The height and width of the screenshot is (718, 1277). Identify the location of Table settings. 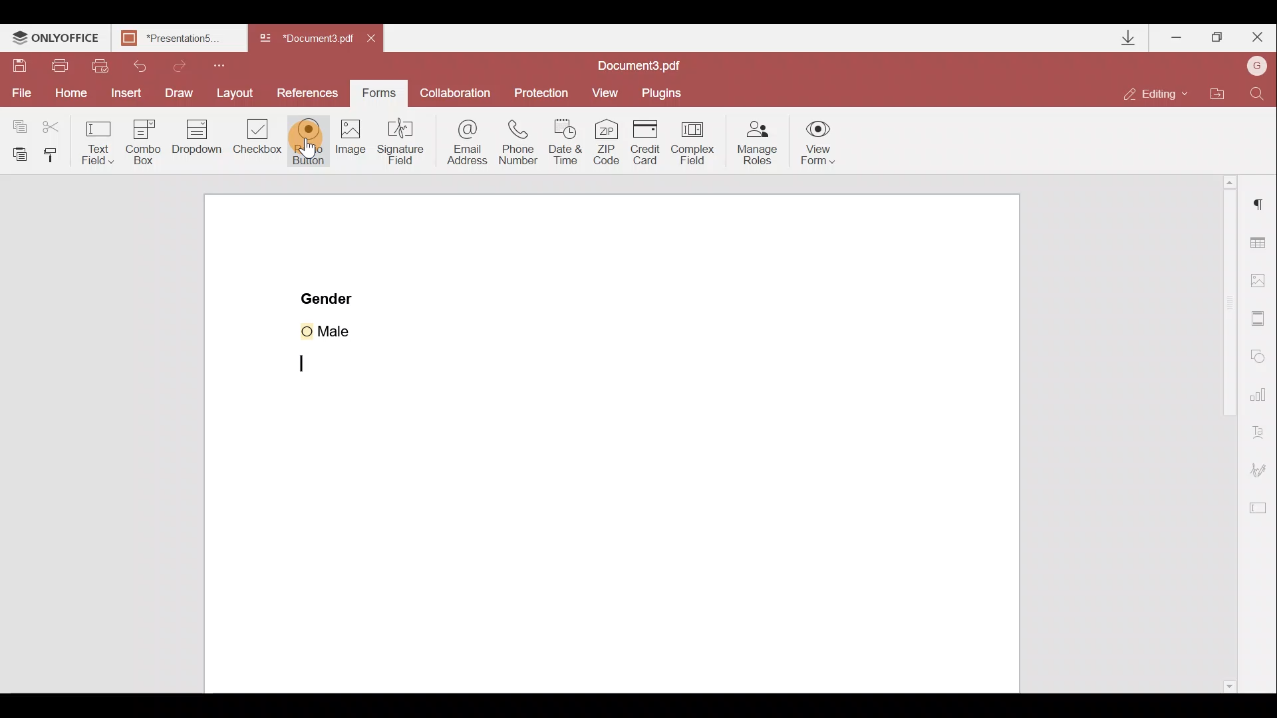
(1260, 240).